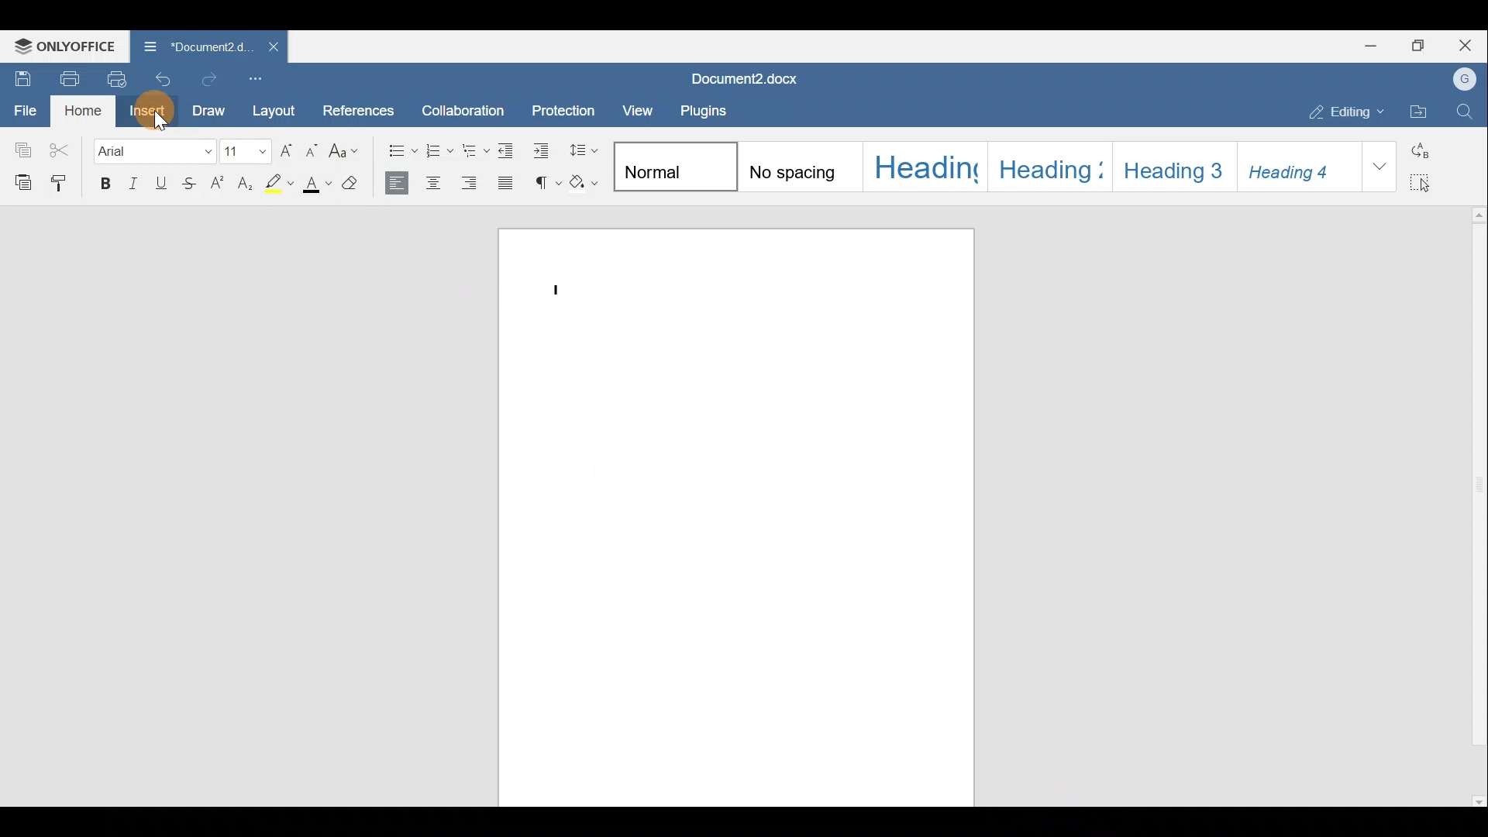 This screenshot has height=837, width=1488. Describe the element at coordinates (316, 186) in the screenshot. I see `Font color` at that location.